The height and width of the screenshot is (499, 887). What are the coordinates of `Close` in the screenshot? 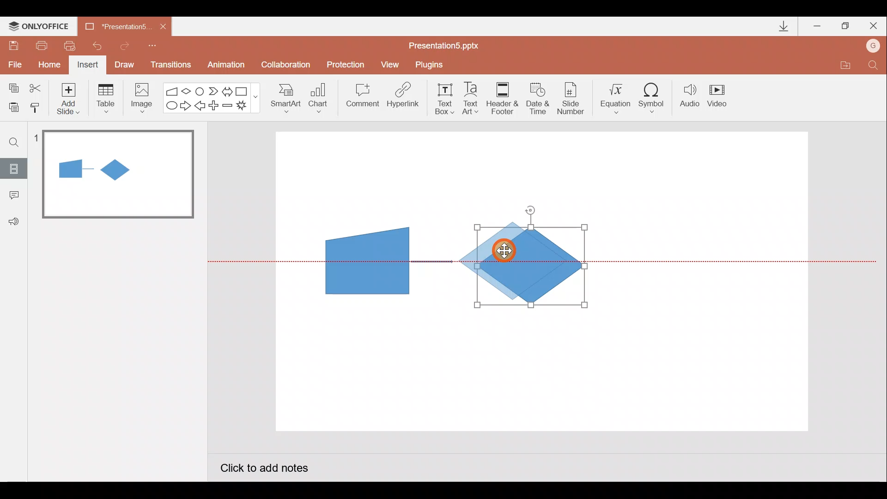 It's located at (874, 28).